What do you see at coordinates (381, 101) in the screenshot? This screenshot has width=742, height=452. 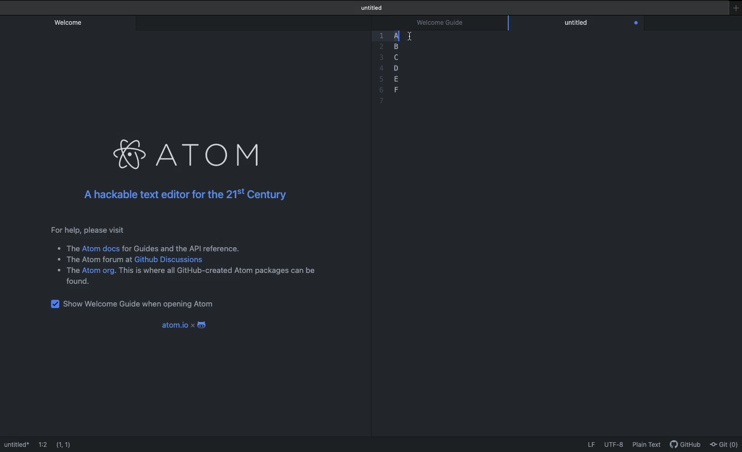 I see `7` at bounding box center [381, 101].